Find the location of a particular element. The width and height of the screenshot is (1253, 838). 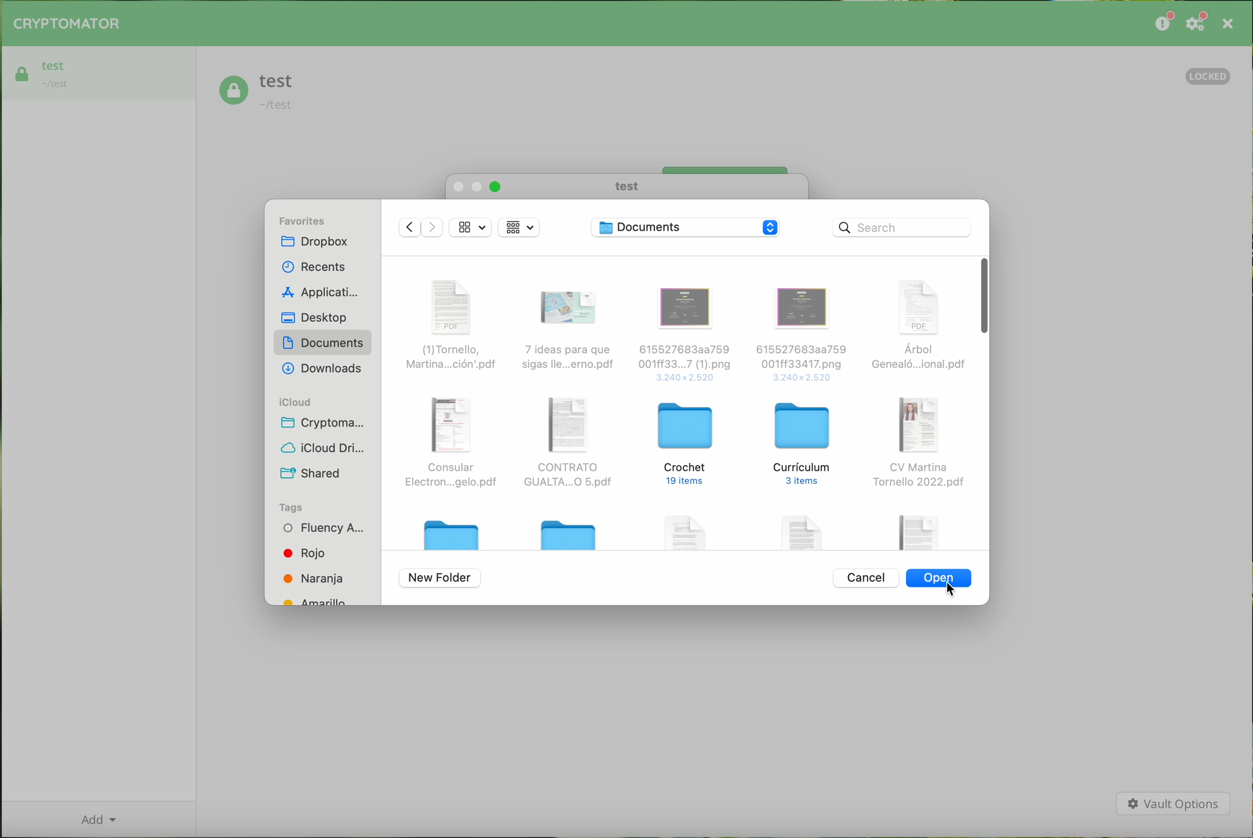

test vault is located at coordinates (100, 72).